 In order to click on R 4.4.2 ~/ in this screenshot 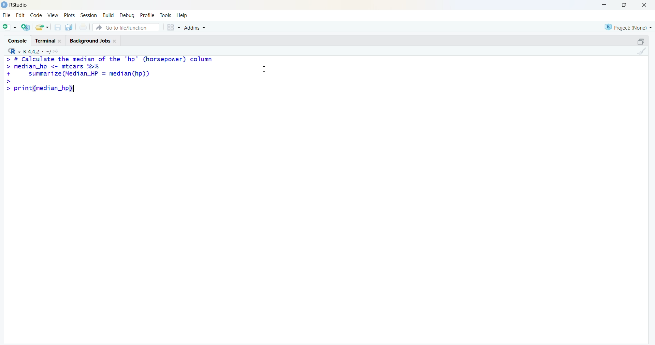, I will do `click(38, 51)`.